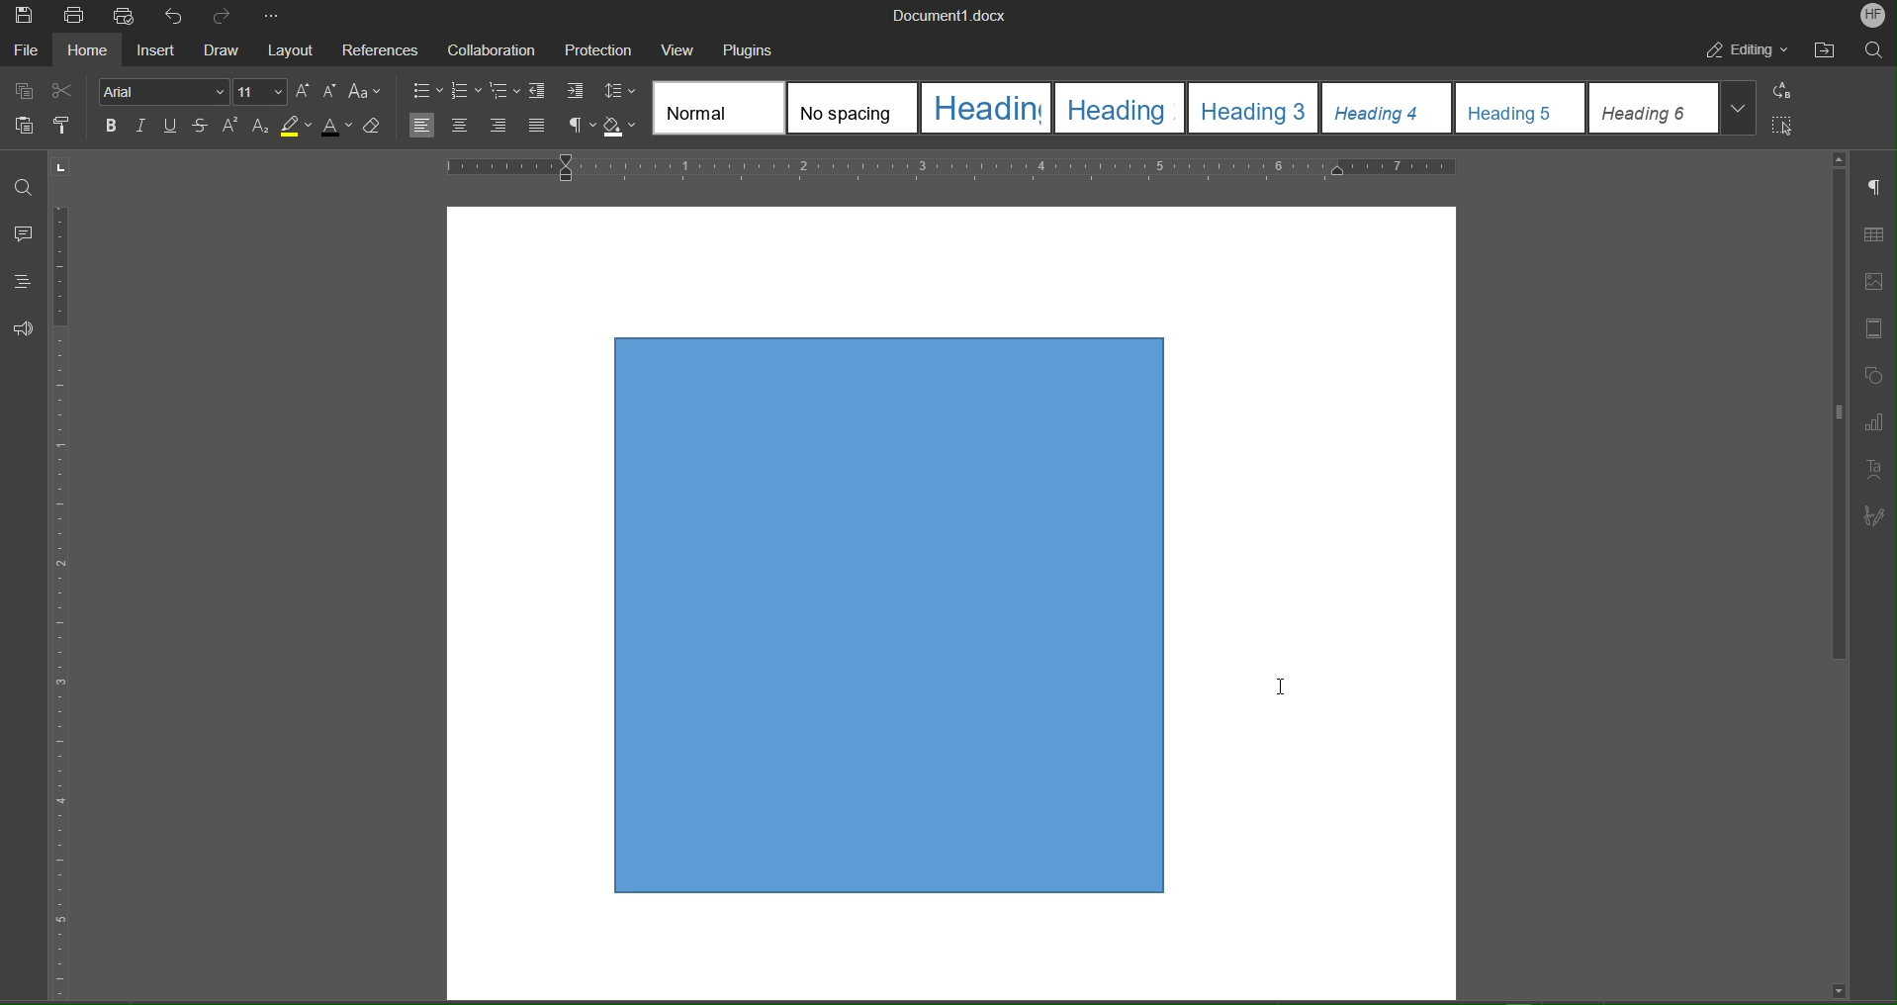 The height and width of the screenshot is (1005, 1897). I want to click on Paragraph Settings, so click(1875, 187).